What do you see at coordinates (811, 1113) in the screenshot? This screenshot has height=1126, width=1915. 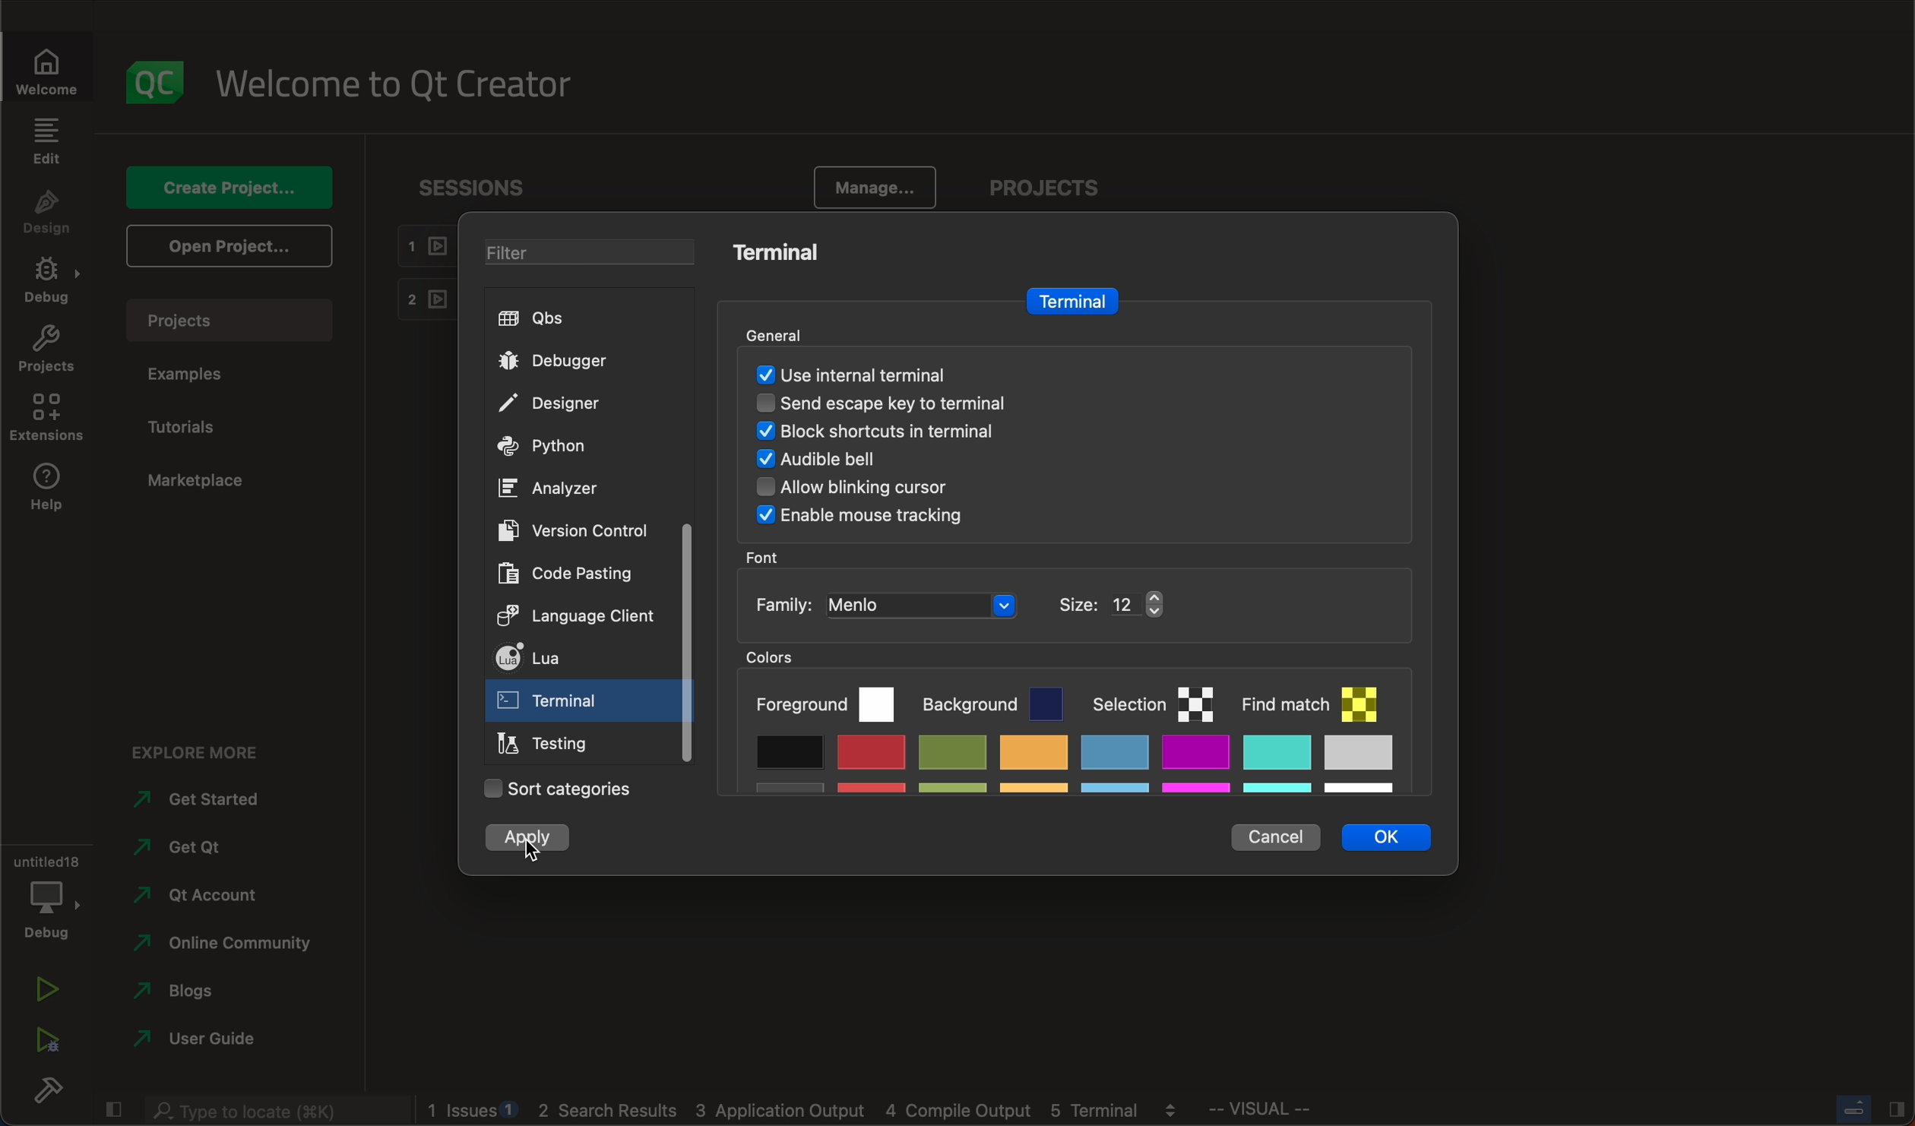 I see `logs` at bounding box center [811, 1113].